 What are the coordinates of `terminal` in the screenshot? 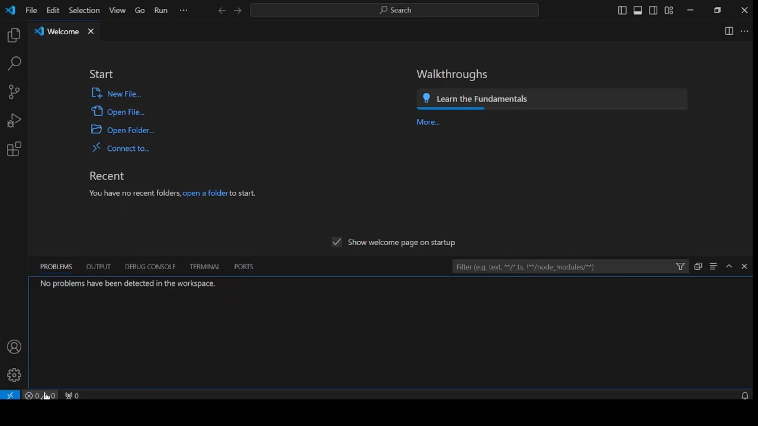 It's located at (206, 266).